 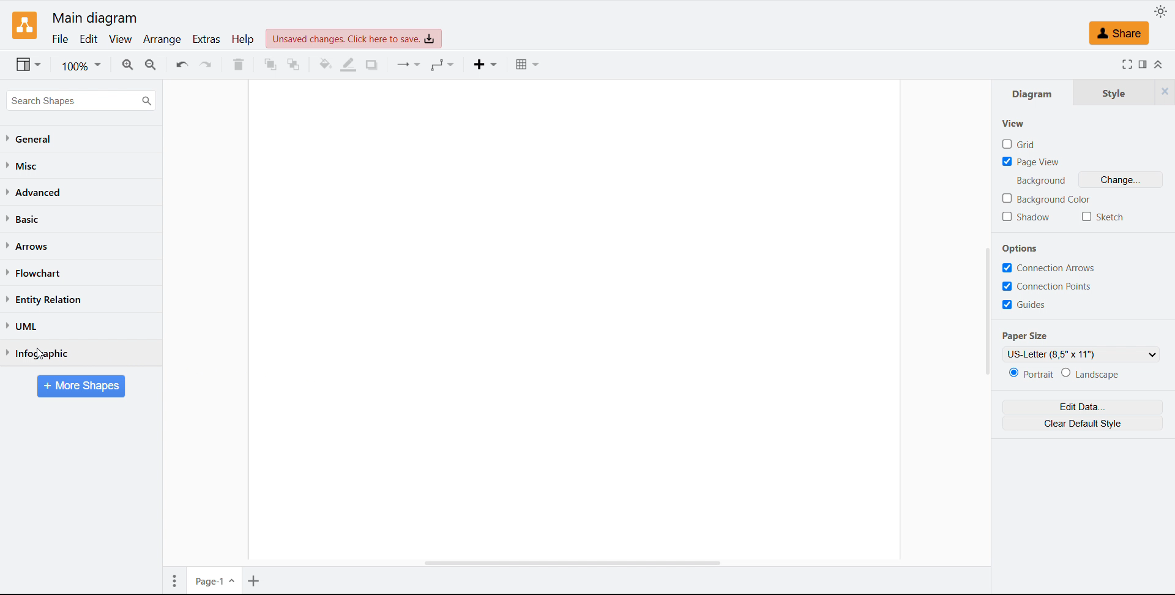 What do you see at coordinates (1024, 305) in the screenshot?
I see `guides ` at bounding box center [1024, 305].